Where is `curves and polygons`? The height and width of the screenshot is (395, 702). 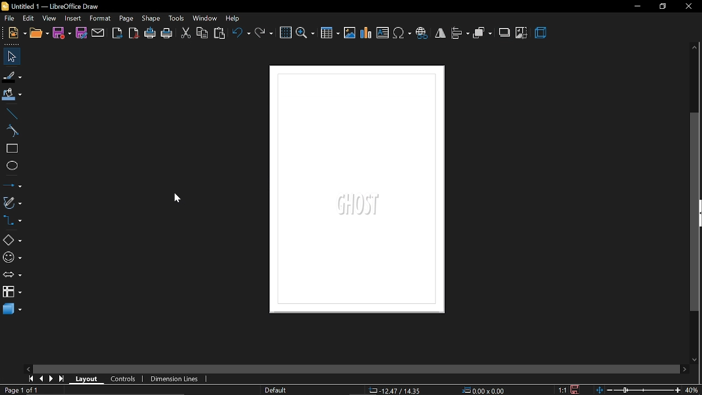
curves and polygons is located at coordinates (12, 202).